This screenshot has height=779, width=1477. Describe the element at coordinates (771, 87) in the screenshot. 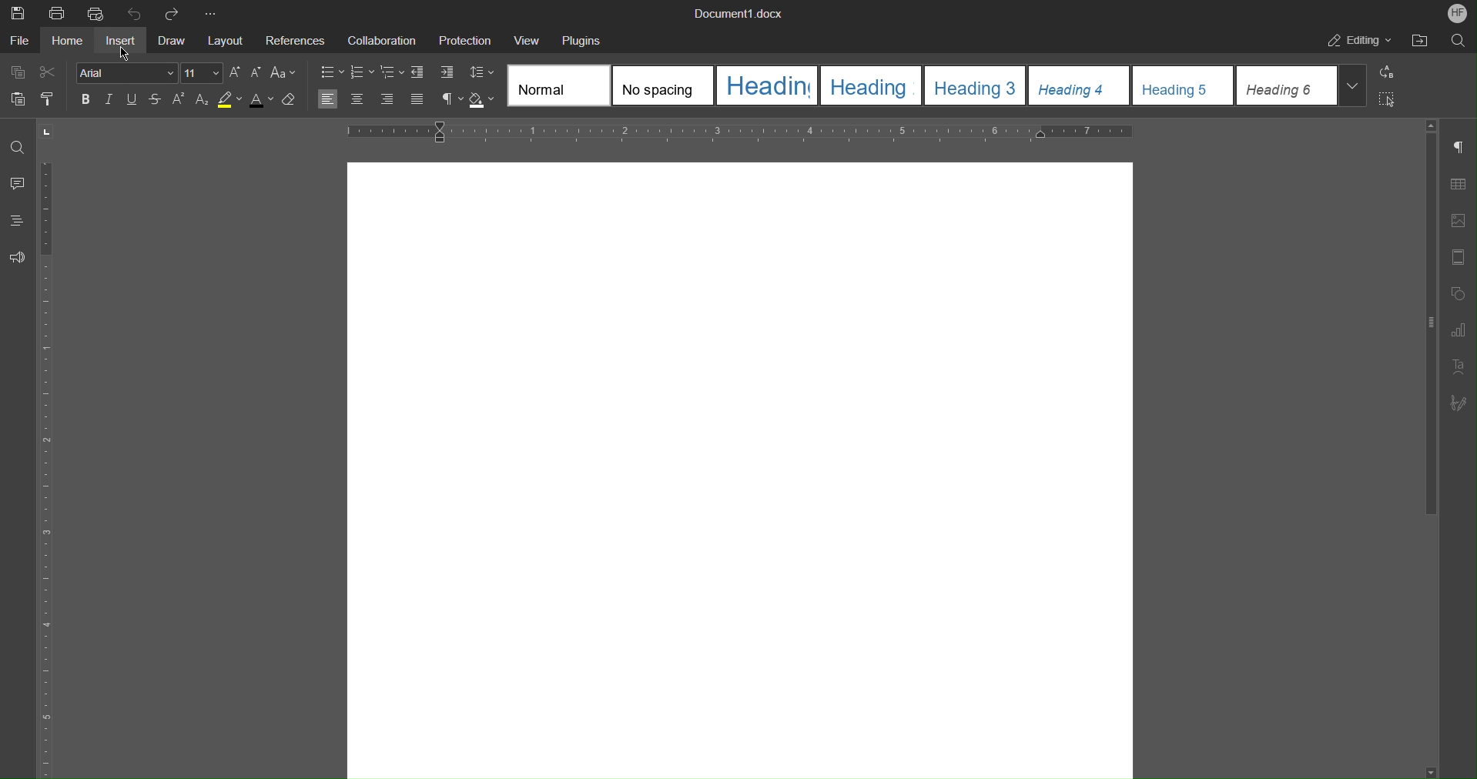

I see `heading 1` at that location.